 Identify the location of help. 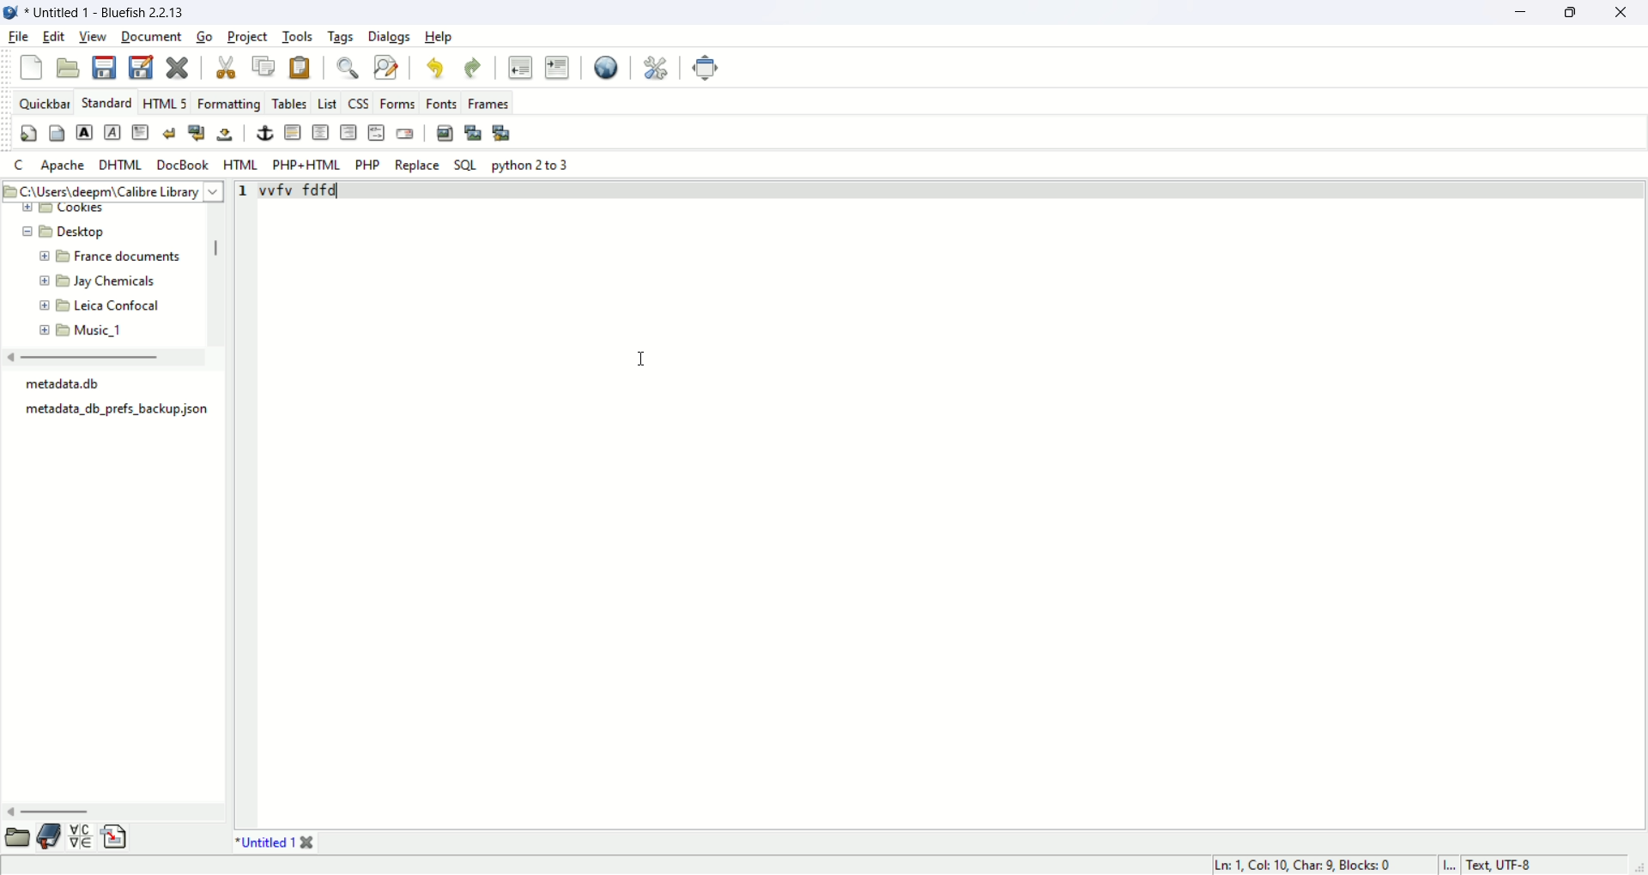
(441, 37).